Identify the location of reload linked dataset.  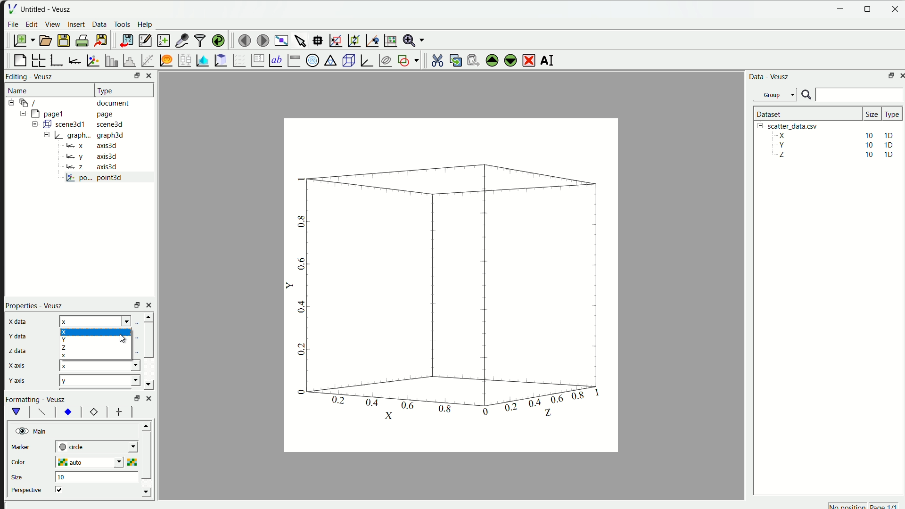
(219, 40).